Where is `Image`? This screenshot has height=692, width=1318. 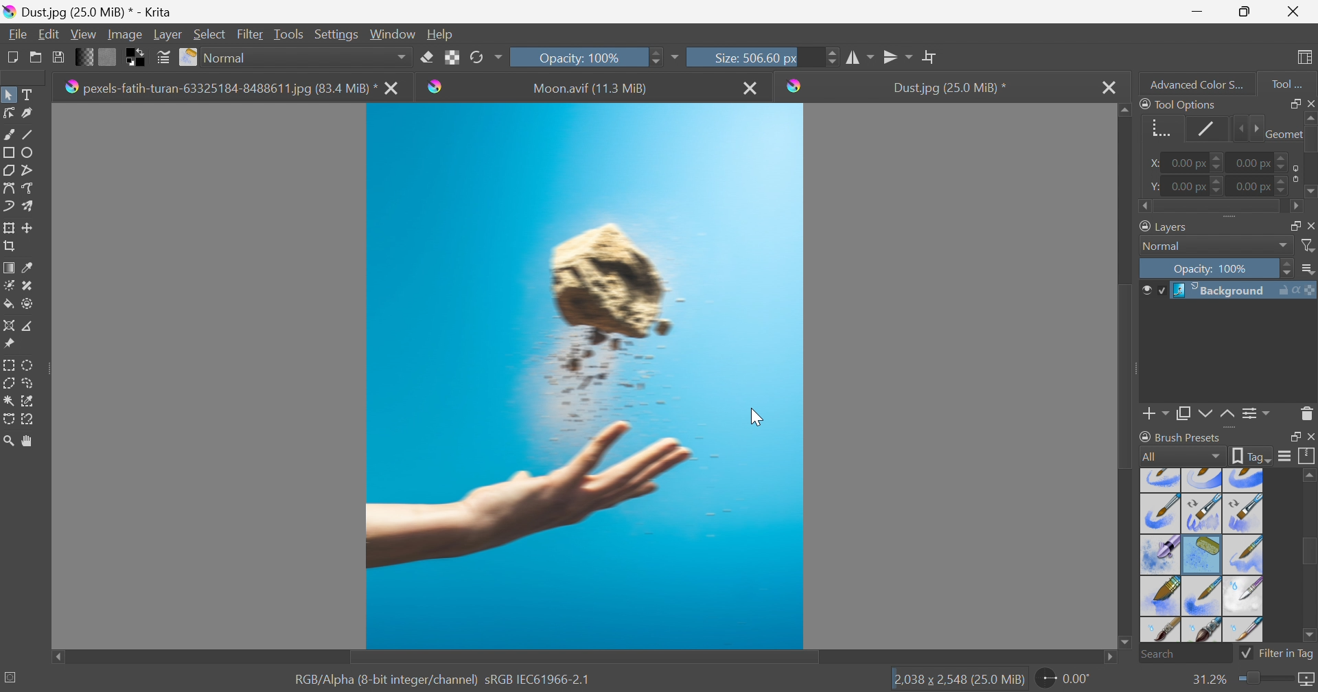
Image is located at coordinates (124, 34).